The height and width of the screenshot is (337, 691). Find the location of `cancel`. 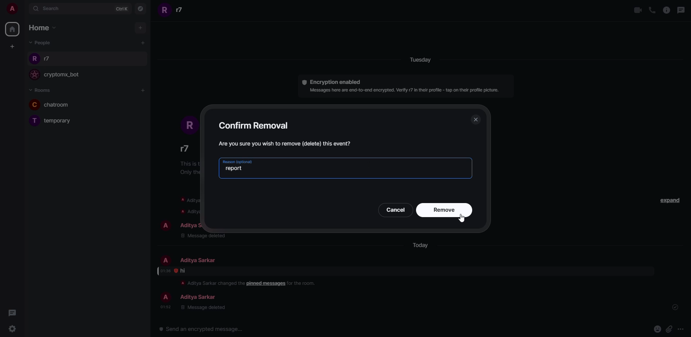

cancel is located at coordinates (396, 209).